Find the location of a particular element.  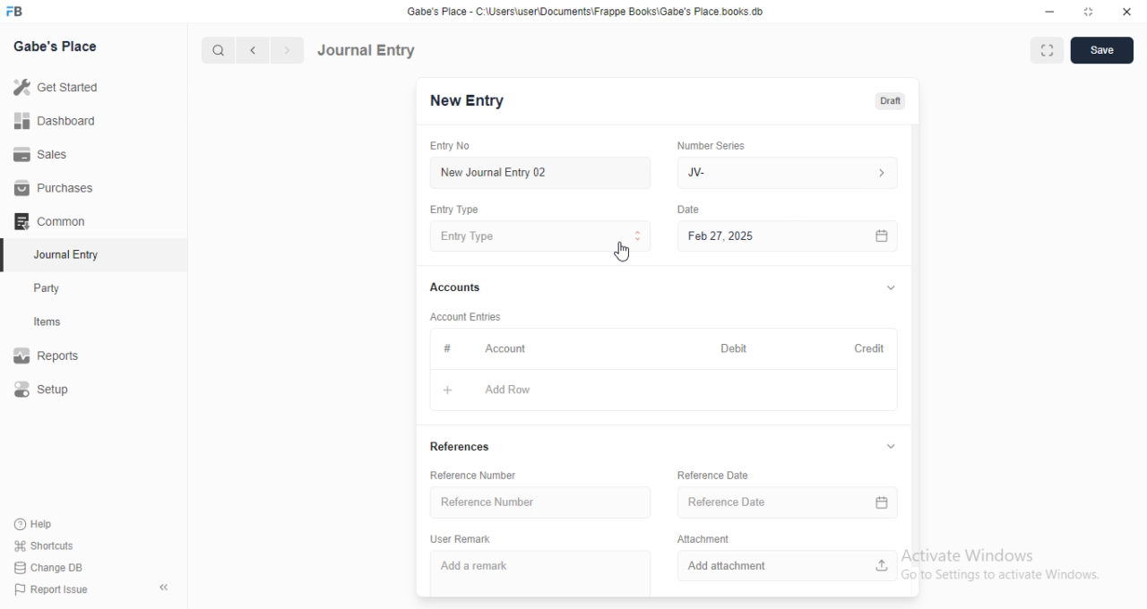

‘Attachment is located at coordinates (705, 538).